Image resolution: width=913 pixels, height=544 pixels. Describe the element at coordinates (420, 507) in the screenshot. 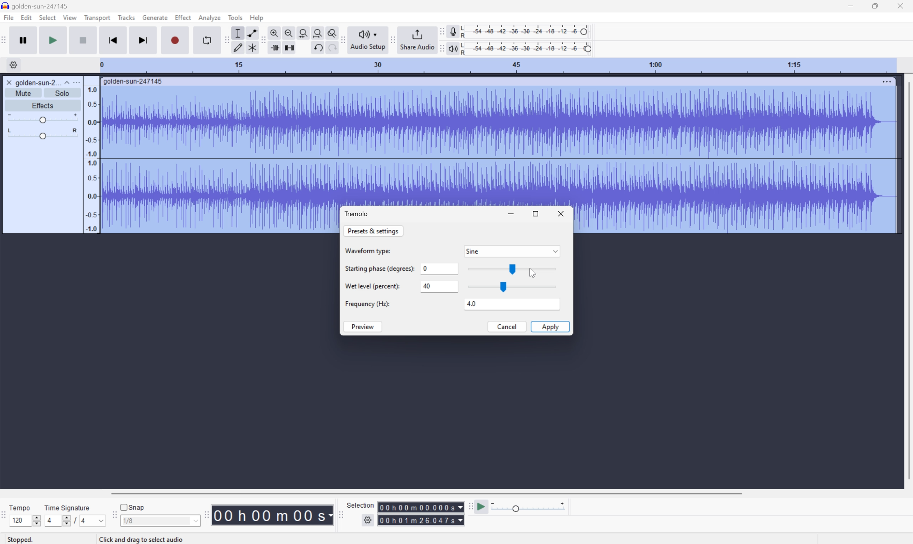

I see `Selection` at that location.